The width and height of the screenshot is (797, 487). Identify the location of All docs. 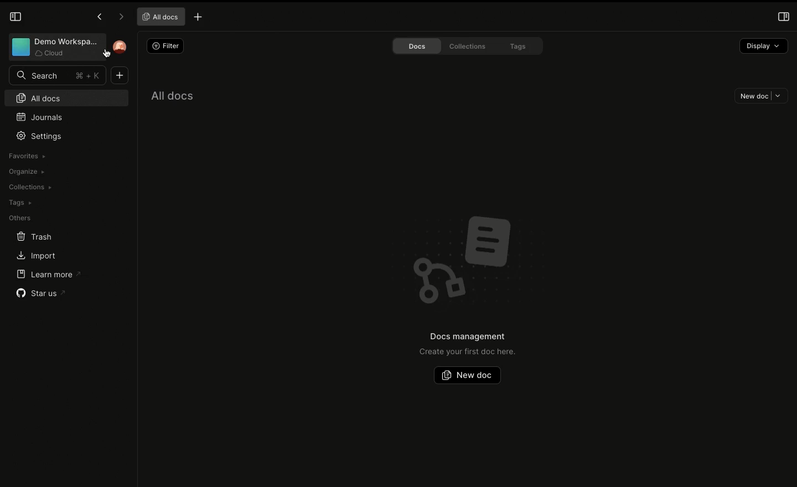
(158, 17).